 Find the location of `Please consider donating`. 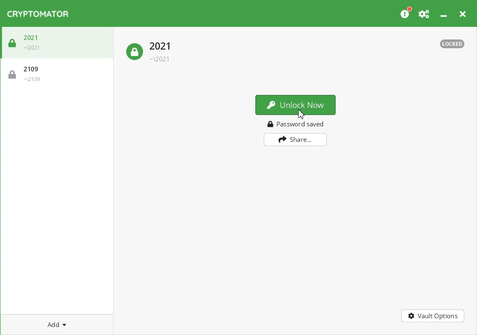

Please consider donating is located at coordinates (405, 13).